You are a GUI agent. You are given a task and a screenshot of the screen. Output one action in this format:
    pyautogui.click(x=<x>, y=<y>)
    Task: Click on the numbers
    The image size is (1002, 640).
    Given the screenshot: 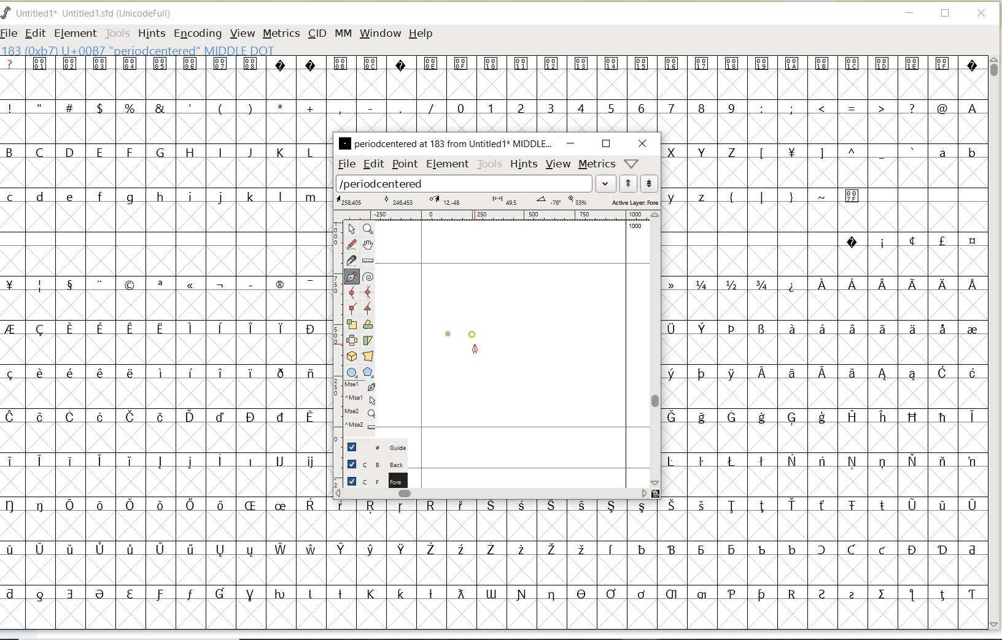 What is the action you would take?
    pyautogui.click(x=593, y=107)
    